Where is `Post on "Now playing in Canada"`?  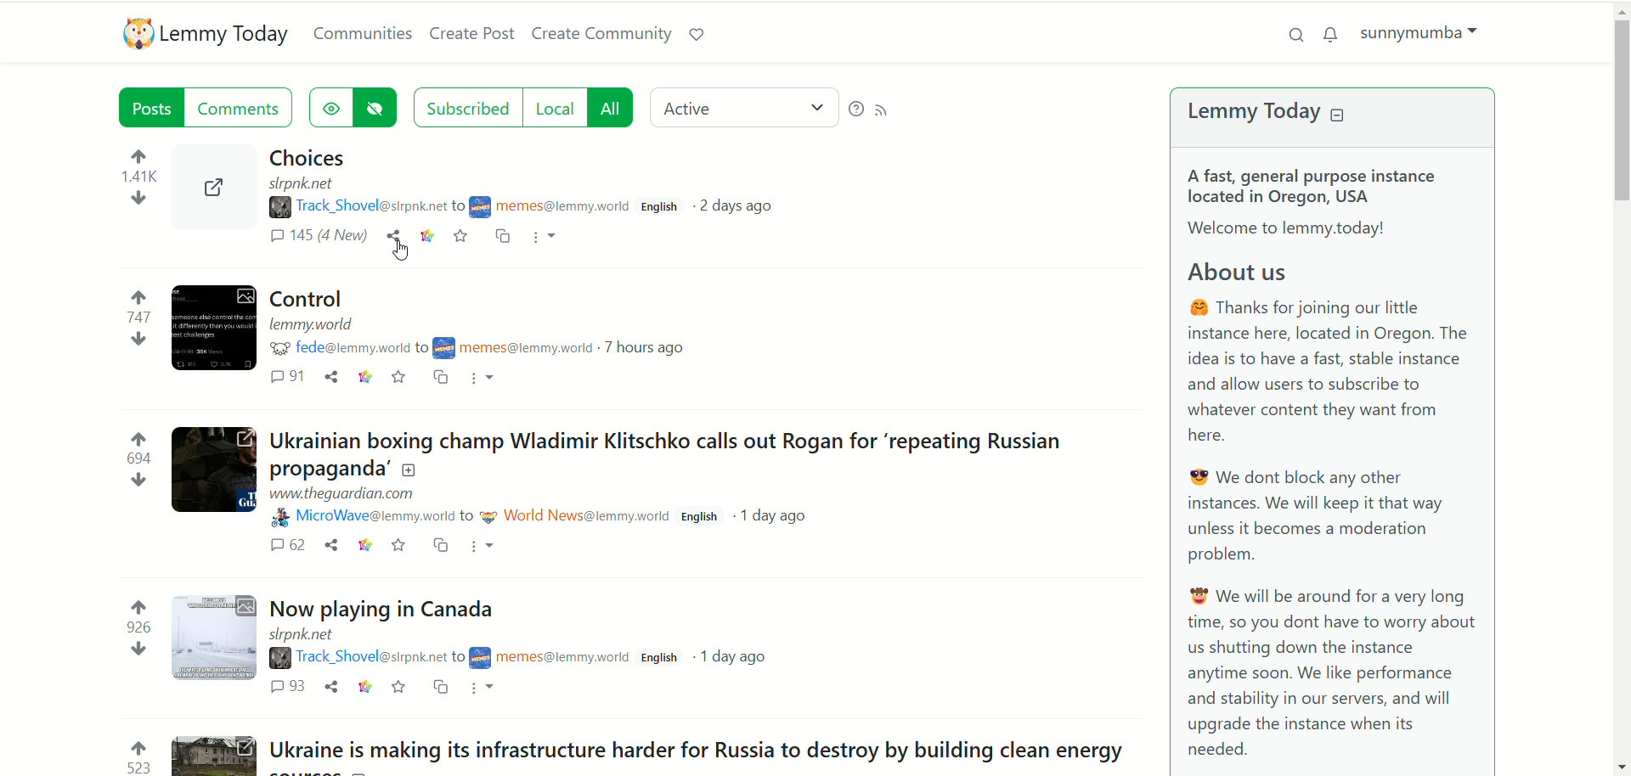
Post on "Now playing in Canada" is located at coordinates (380, 606).